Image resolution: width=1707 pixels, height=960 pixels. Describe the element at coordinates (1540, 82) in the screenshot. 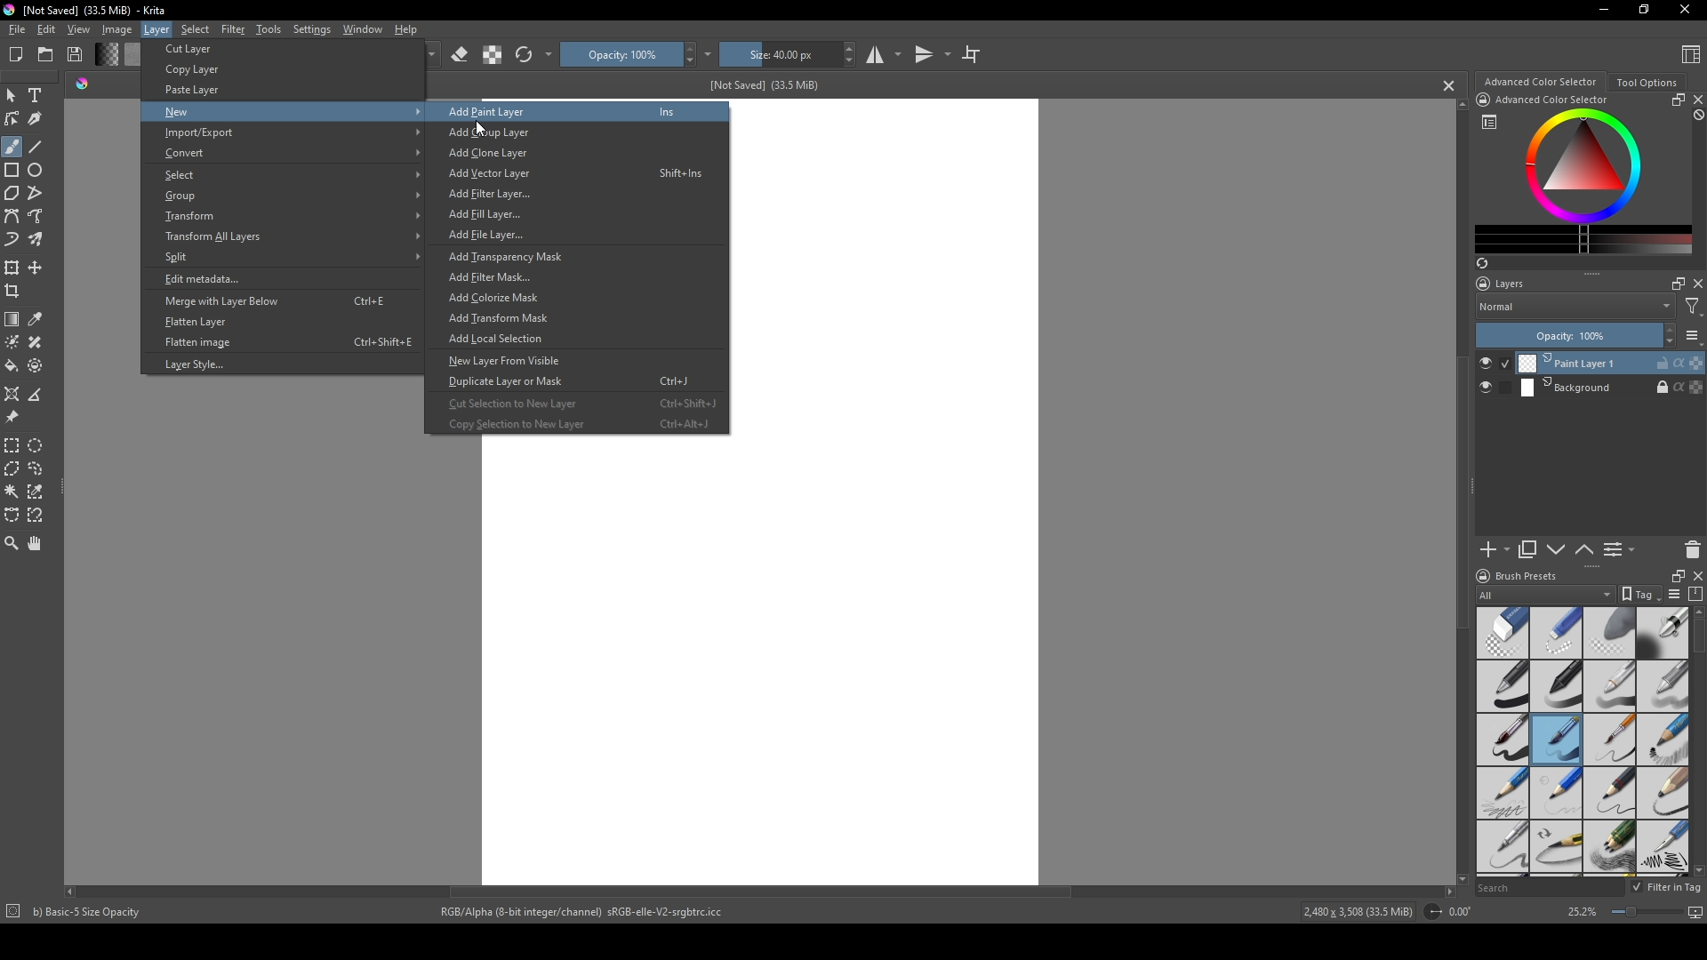

I see `Advanced color selector` at that location.